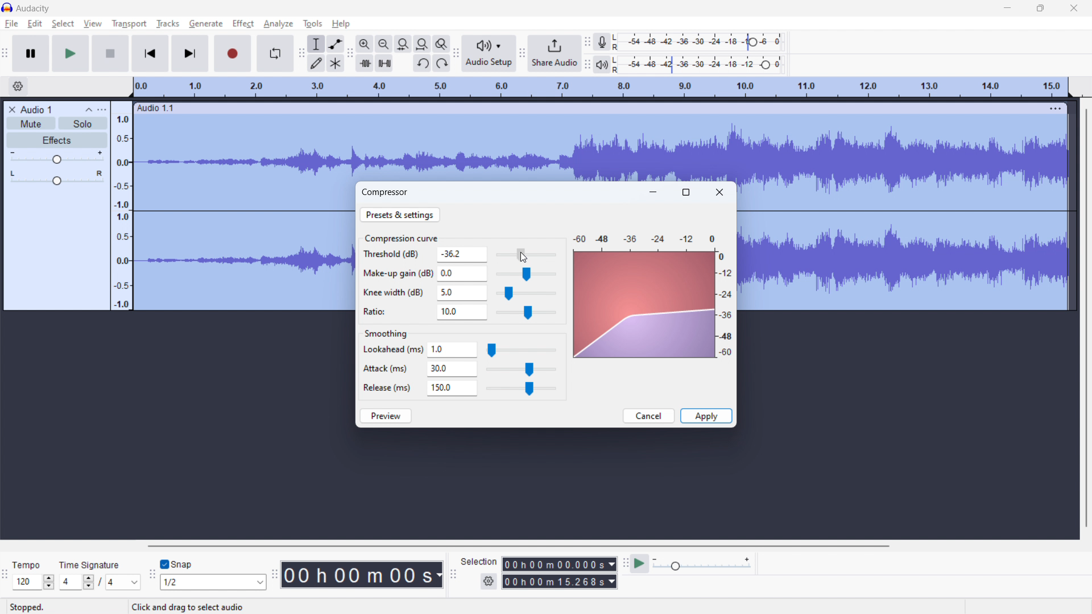 This screenshot has width=1092, height=614. I want to click on playback level, so click(705, 65).